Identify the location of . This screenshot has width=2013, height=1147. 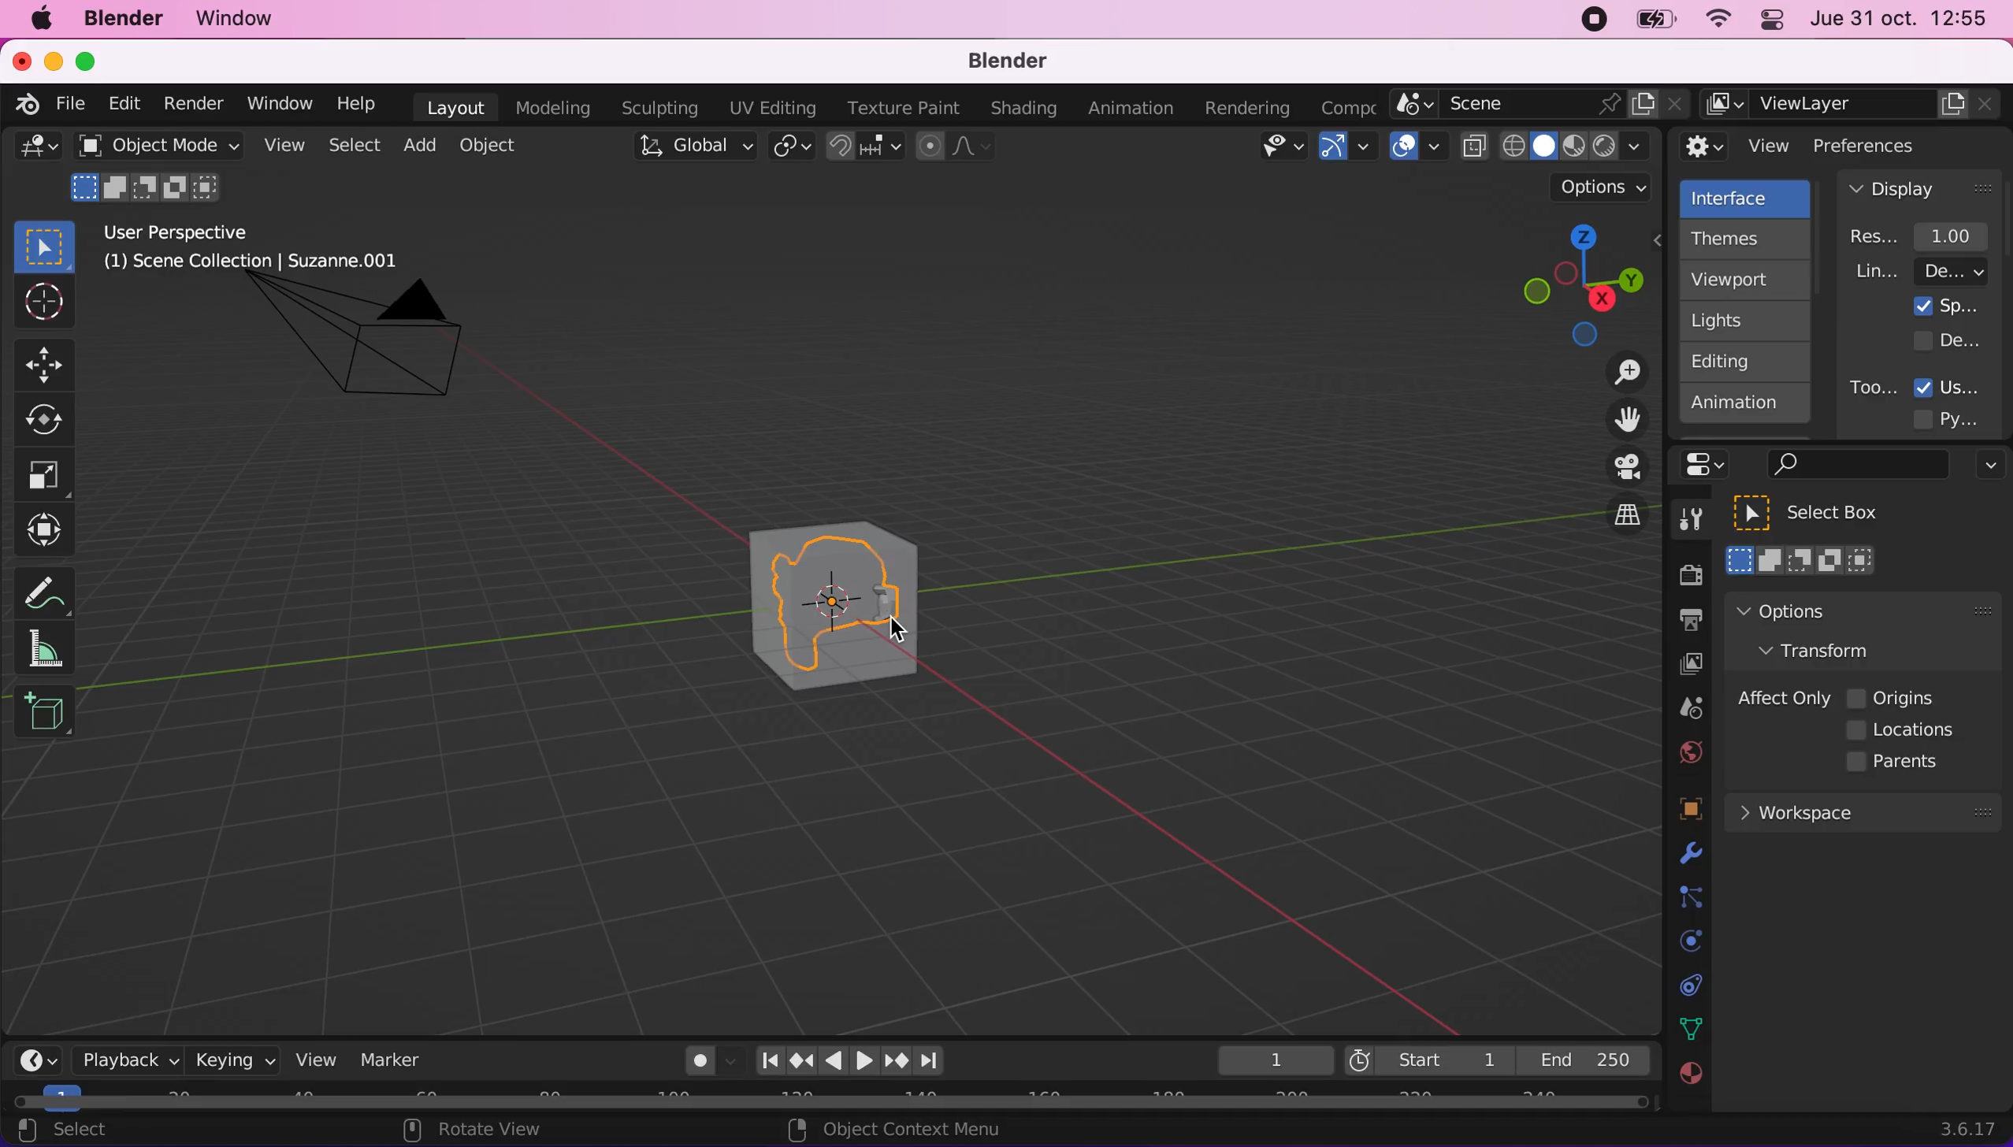
(45, 476).